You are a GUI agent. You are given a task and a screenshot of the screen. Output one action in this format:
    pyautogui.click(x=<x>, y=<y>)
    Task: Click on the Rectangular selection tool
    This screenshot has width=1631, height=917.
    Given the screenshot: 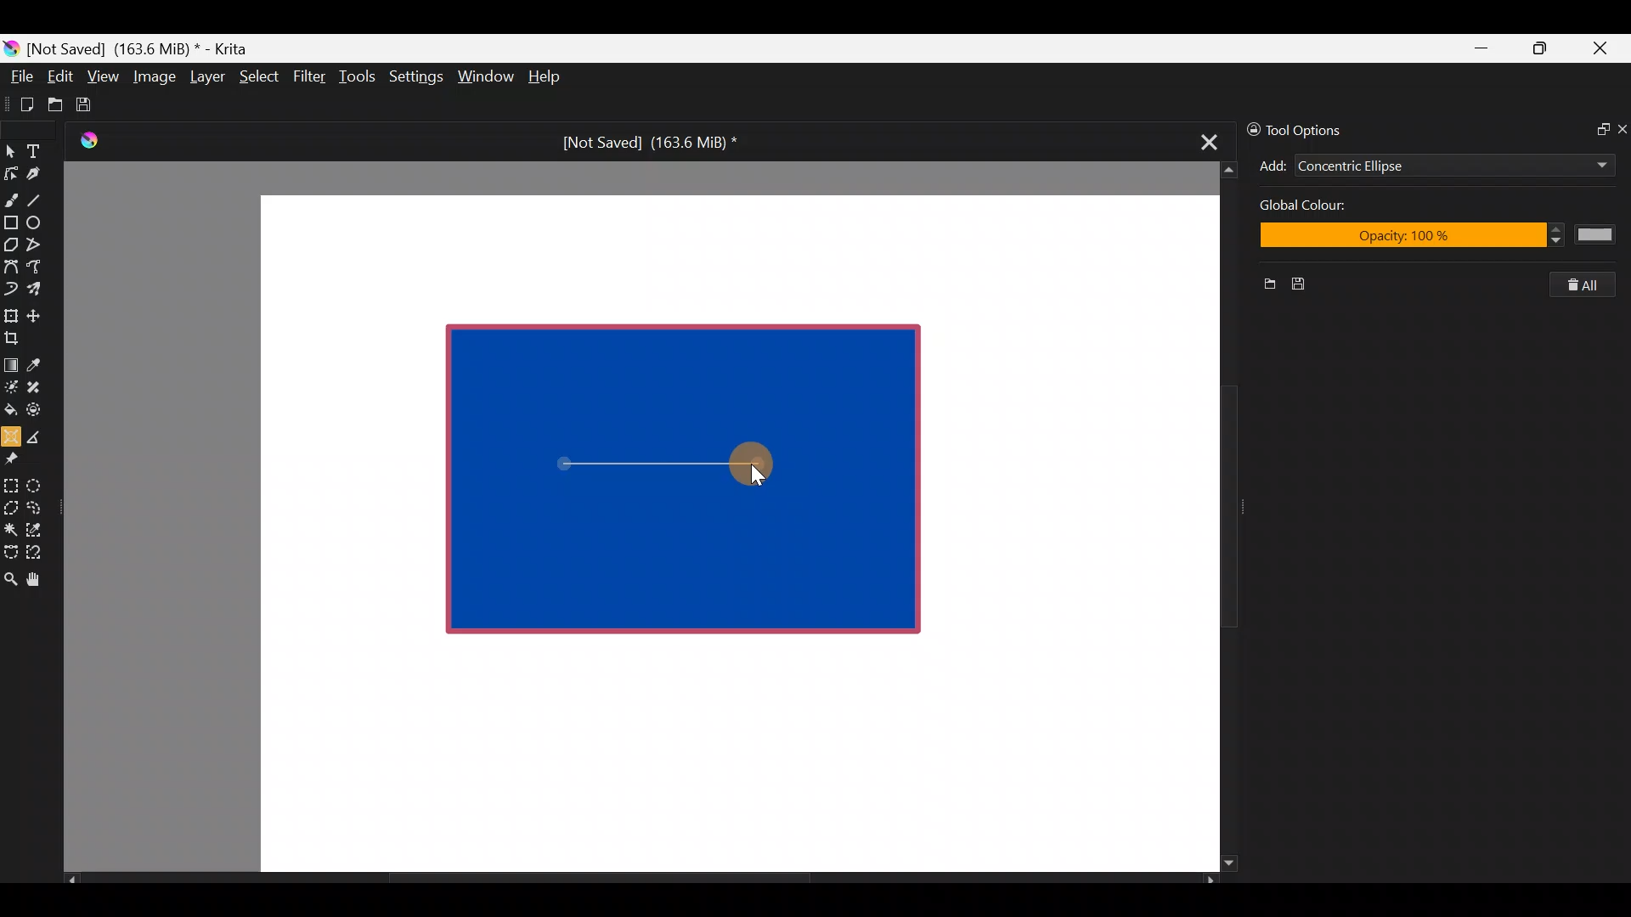 What is the action you would take?
    pyautogui.click(x=14, y=482)
    